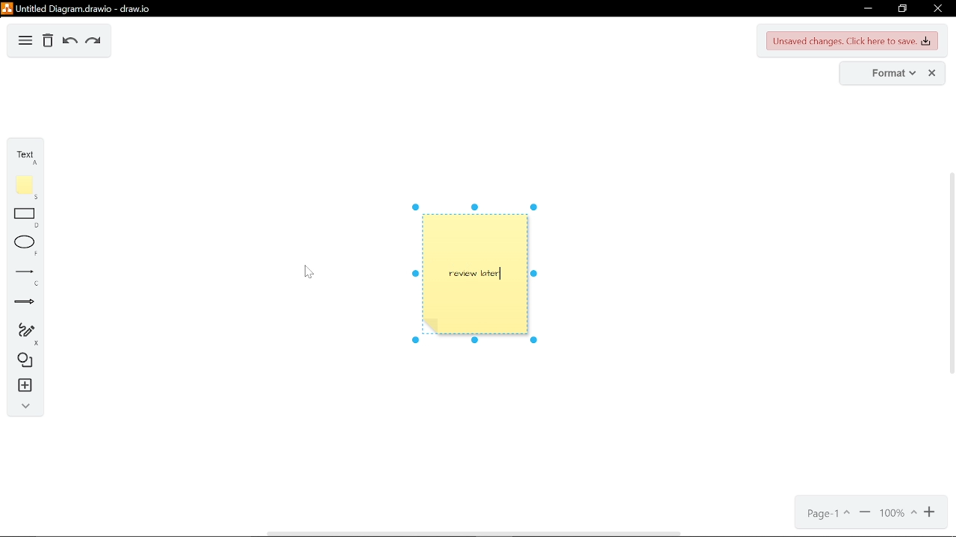 The height and width of the screenshot is (537, 956). Describe the element at coordinates (903, 8) in the screenshot. I see `restore down` at that location.